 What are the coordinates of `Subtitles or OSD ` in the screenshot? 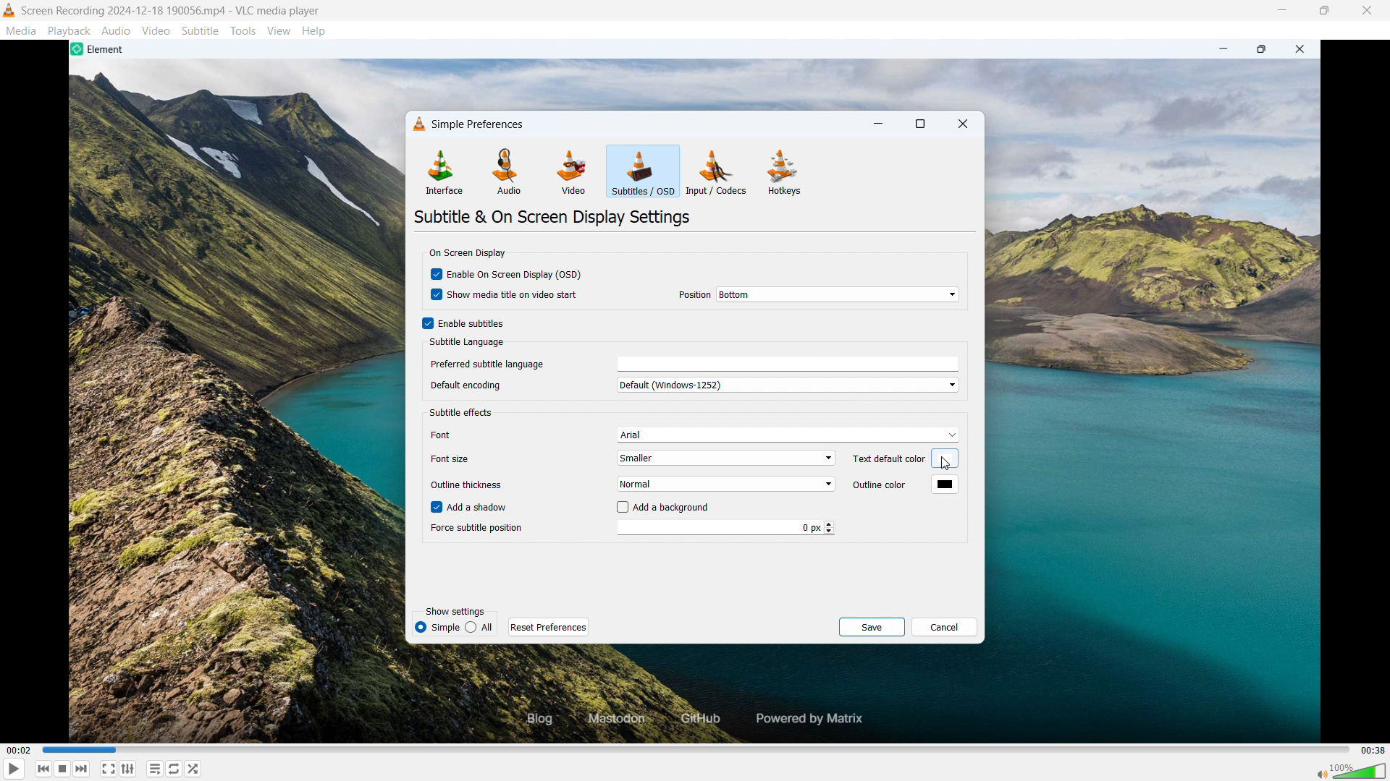 It's located at (643, 171).